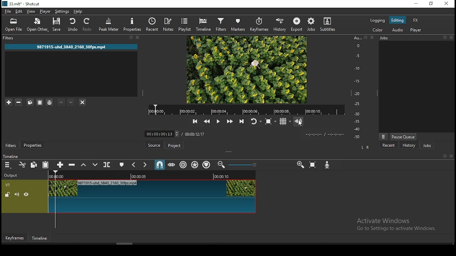  What do you see at coordinates (9, 102) in the screenshot?
I see `add a filter` at bounding box center [9, 102].